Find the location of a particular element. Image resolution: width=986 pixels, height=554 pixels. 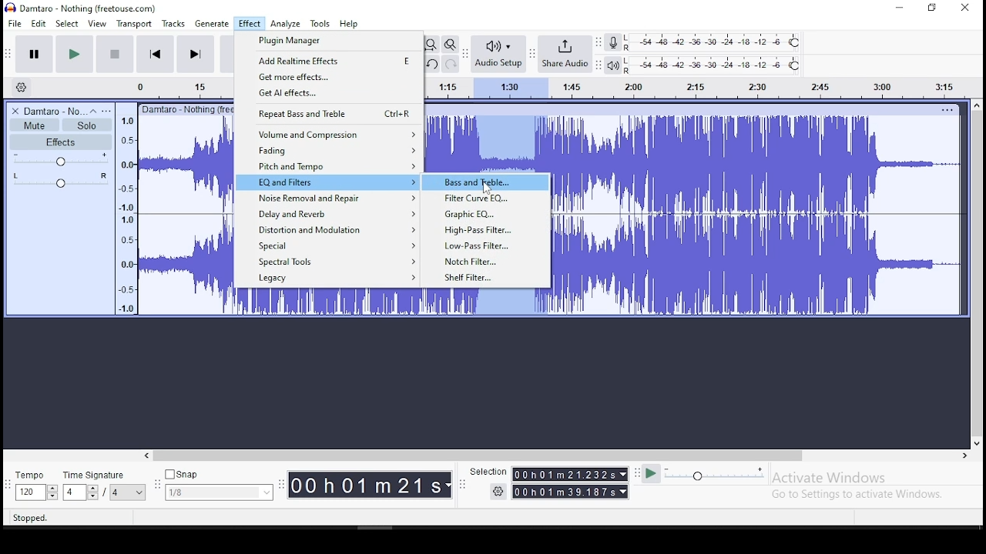

skip to start is located at coordinates (195, 53).